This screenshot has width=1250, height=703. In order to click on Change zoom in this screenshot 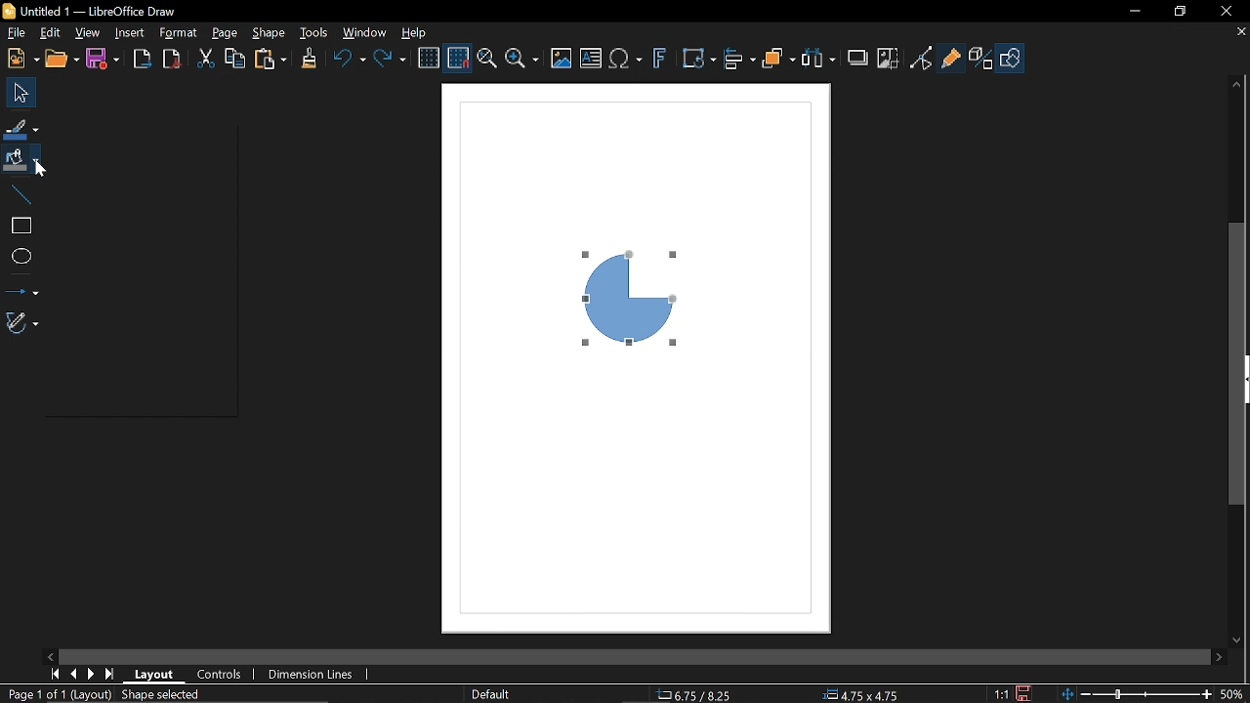, I will do `click(1135, 694)`.